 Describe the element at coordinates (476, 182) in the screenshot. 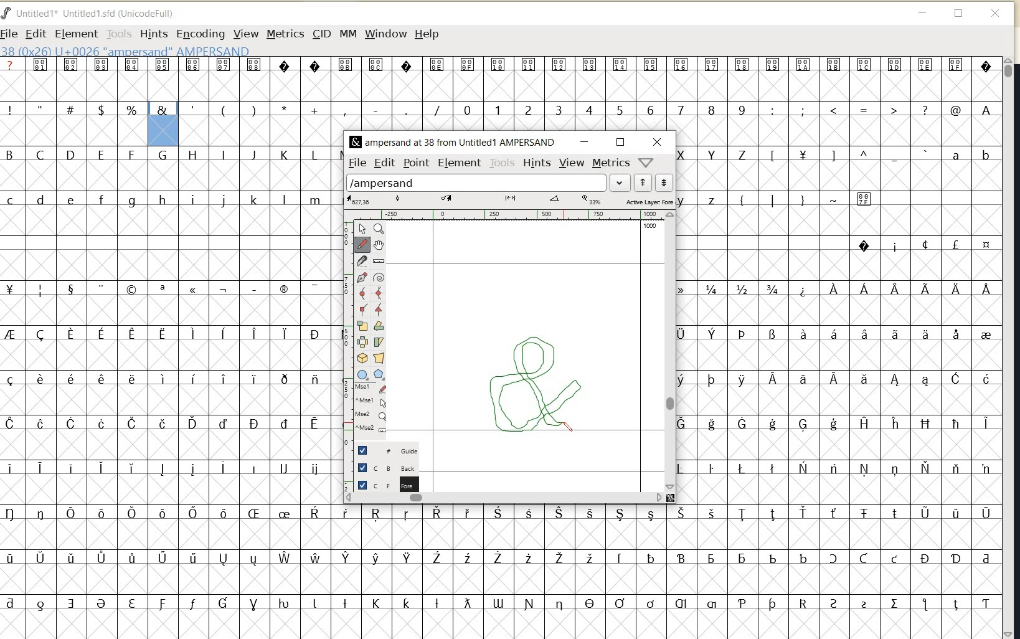

I see `load word list` at that location.